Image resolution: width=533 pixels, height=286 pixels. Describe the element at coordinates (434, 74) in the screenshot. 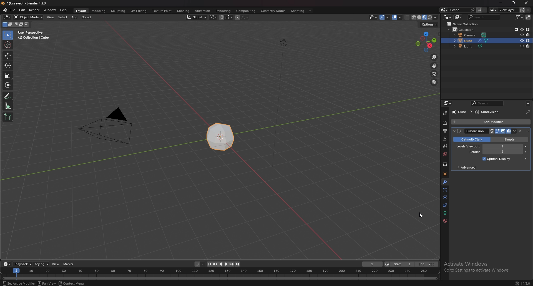

I see `camera view` at that location.